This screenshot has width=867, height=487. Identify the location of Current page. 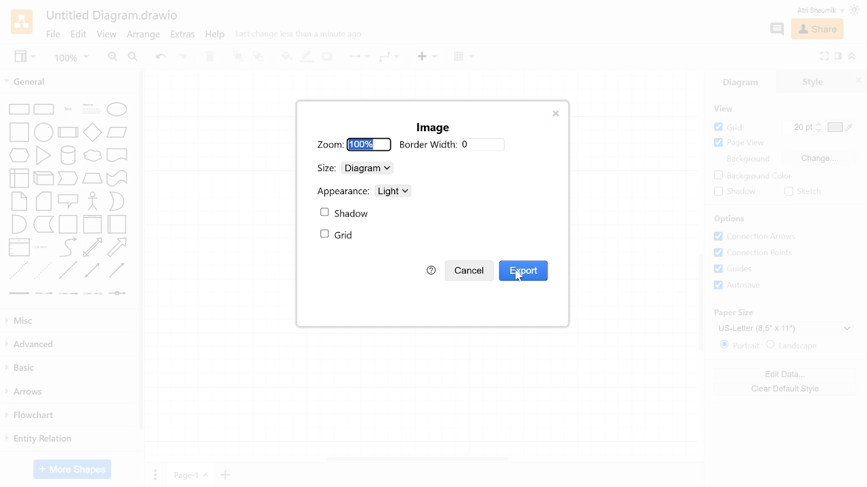
(188, 474).